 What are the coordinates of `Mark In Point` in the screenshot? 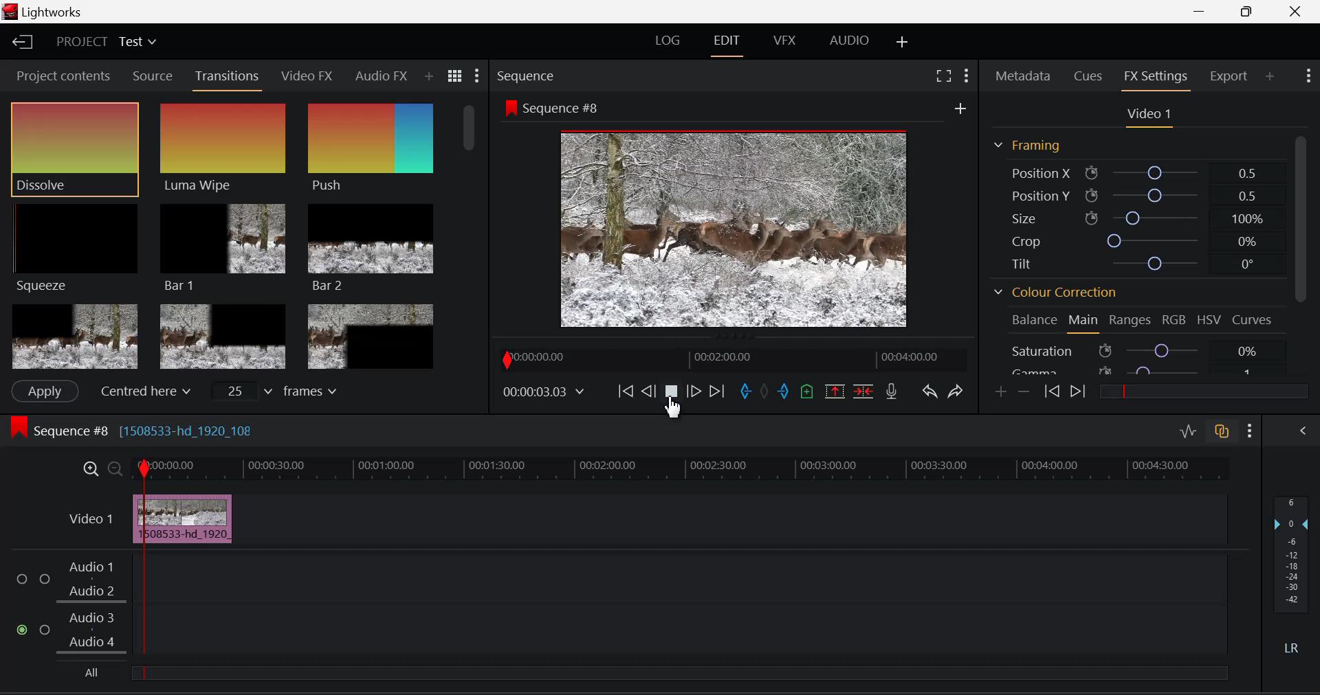 It's located at (746, 394).